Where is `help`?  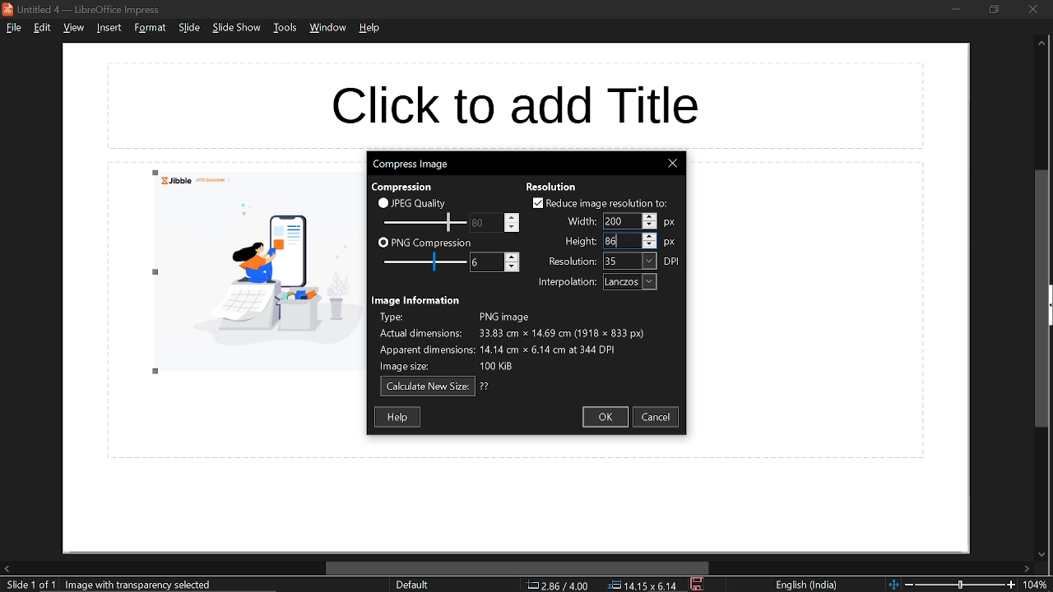
help is located at coordinates (371, 28).